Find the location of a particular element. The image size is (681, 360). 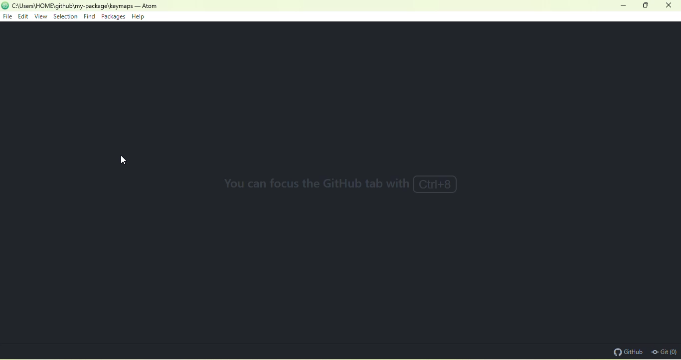

minimize is located at coordinates (623, 5).